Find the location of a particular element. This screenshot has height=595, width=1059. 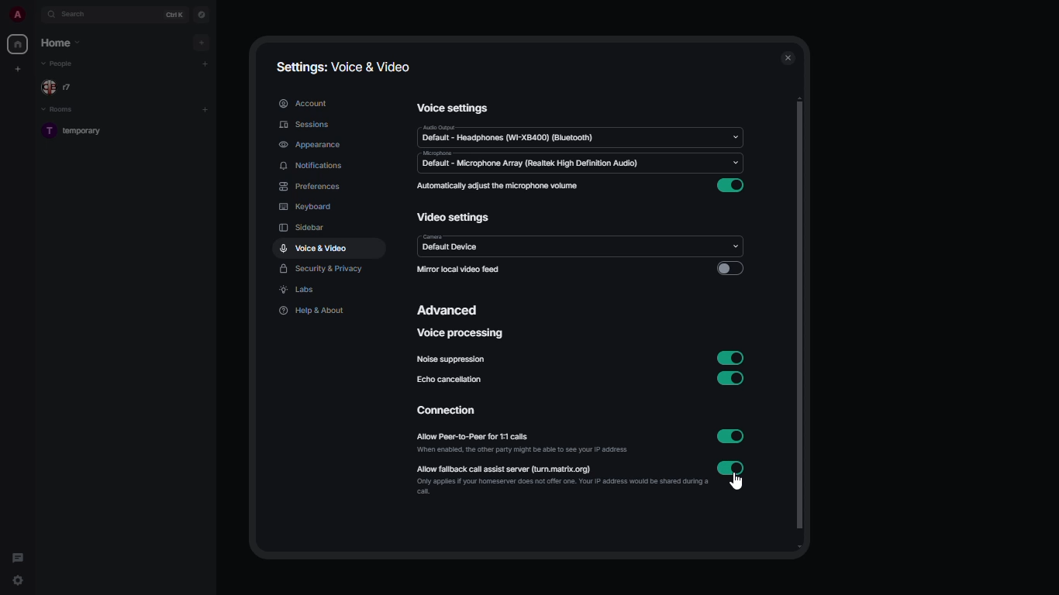

add is located at coordinates (205, 108).